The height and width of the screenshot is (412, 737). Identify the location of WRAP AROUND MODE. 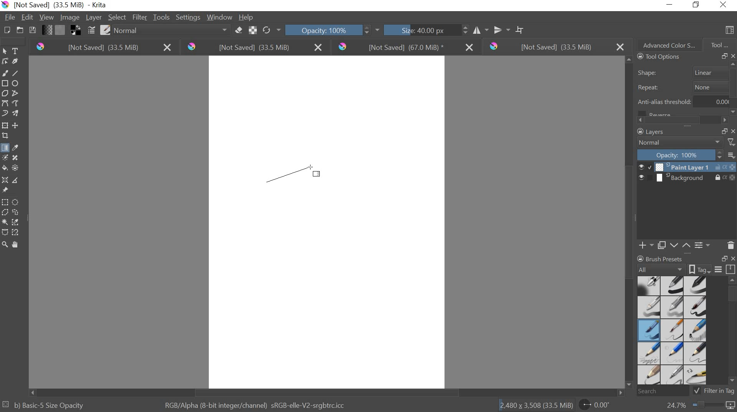
(522, 28).